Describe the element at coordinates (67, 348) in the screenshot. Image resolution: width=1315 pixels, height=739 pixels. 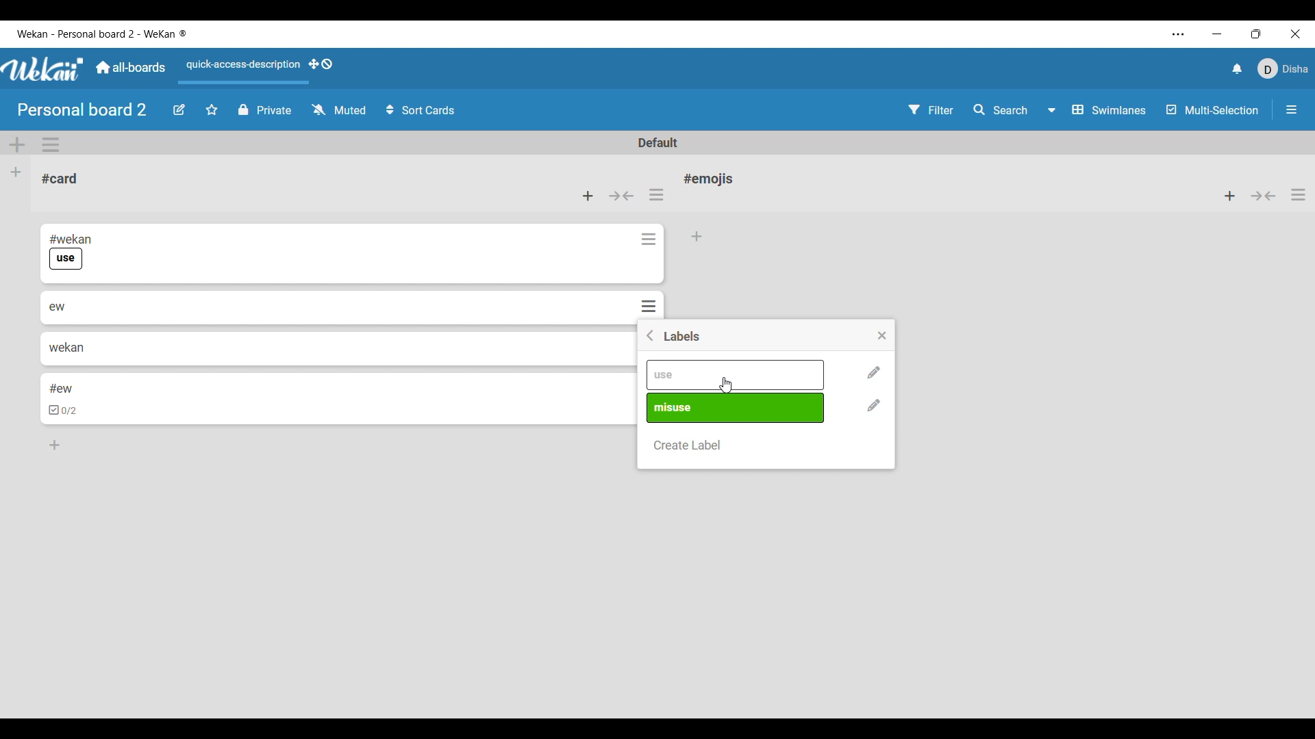
I see `wekan` at that location.